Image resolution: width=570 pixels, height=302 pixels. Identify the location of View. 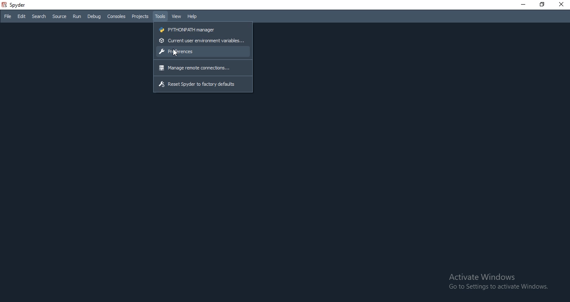
(176, 16).